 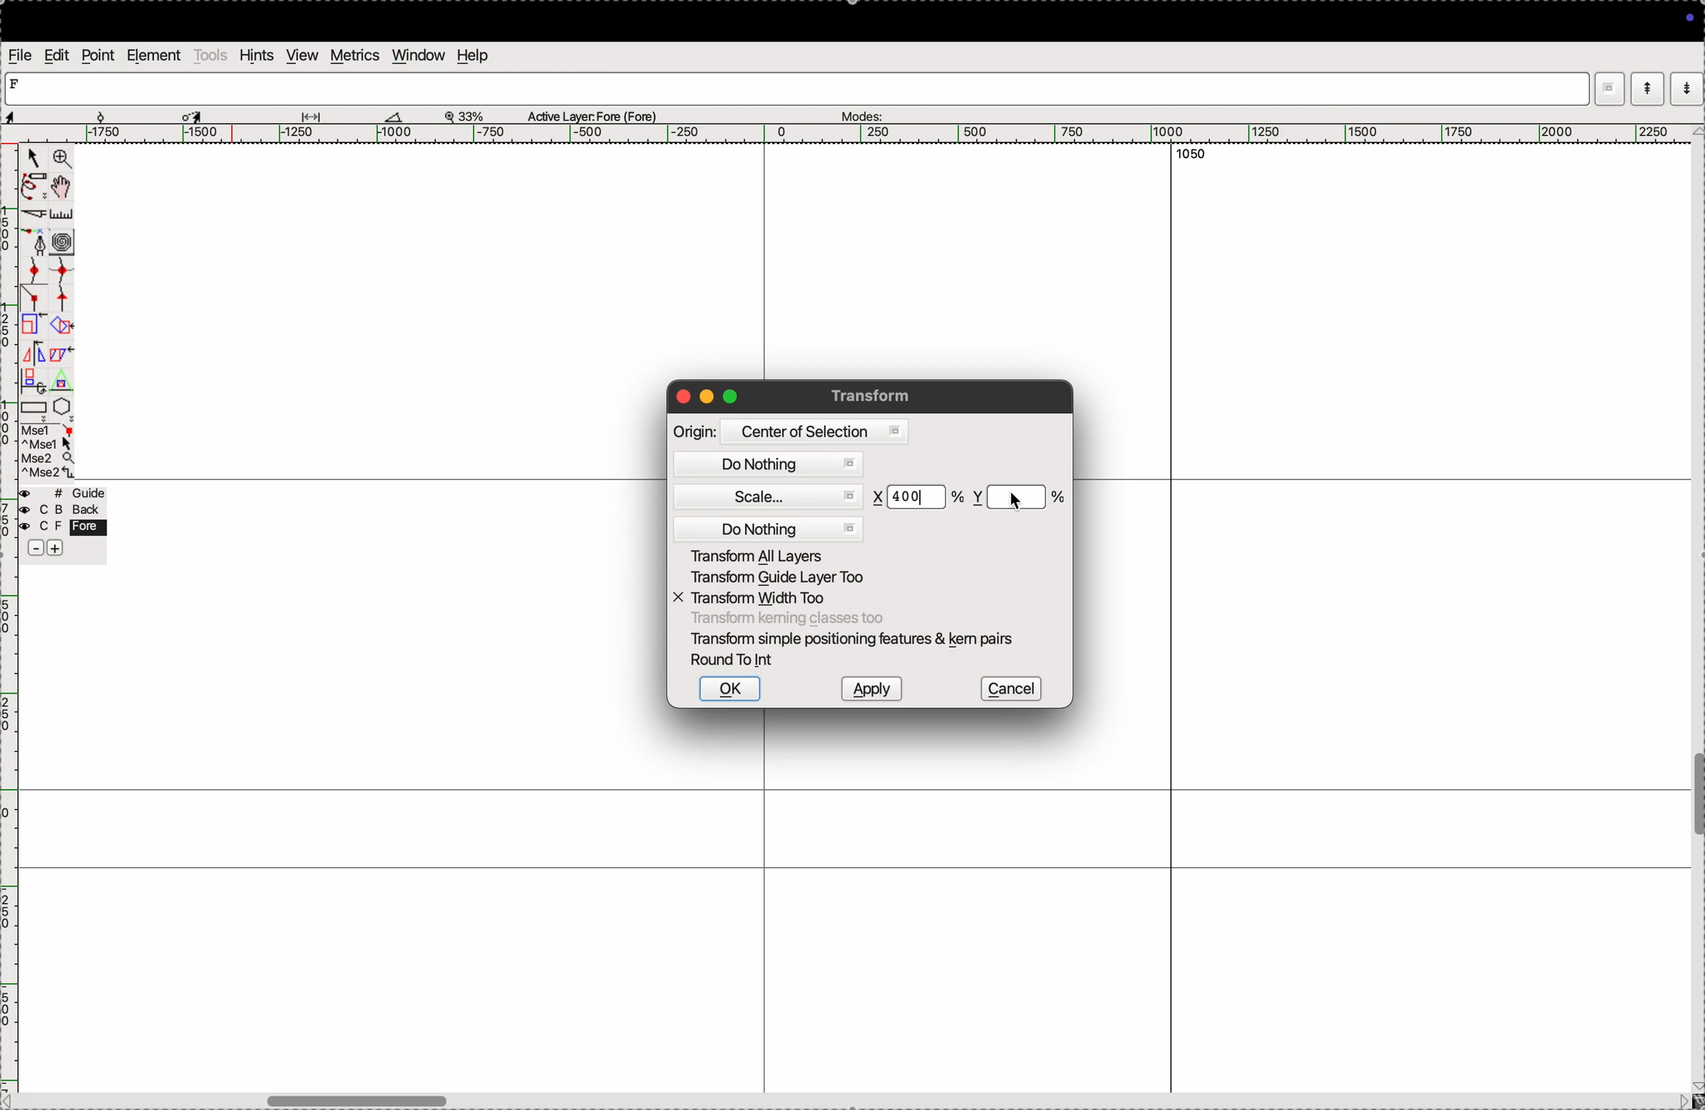 I want to click on sbubtract, so click(x=29, y=549).